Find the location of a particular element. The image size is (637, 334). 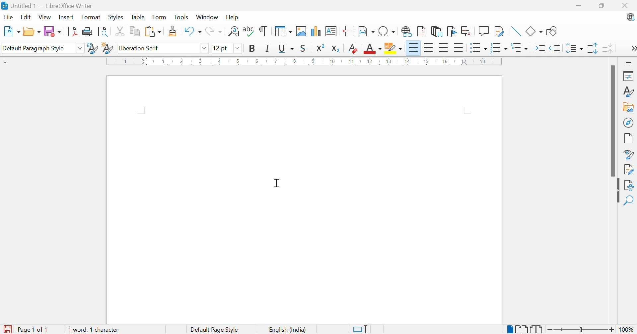

Edit is located at coordinates (26, 18).